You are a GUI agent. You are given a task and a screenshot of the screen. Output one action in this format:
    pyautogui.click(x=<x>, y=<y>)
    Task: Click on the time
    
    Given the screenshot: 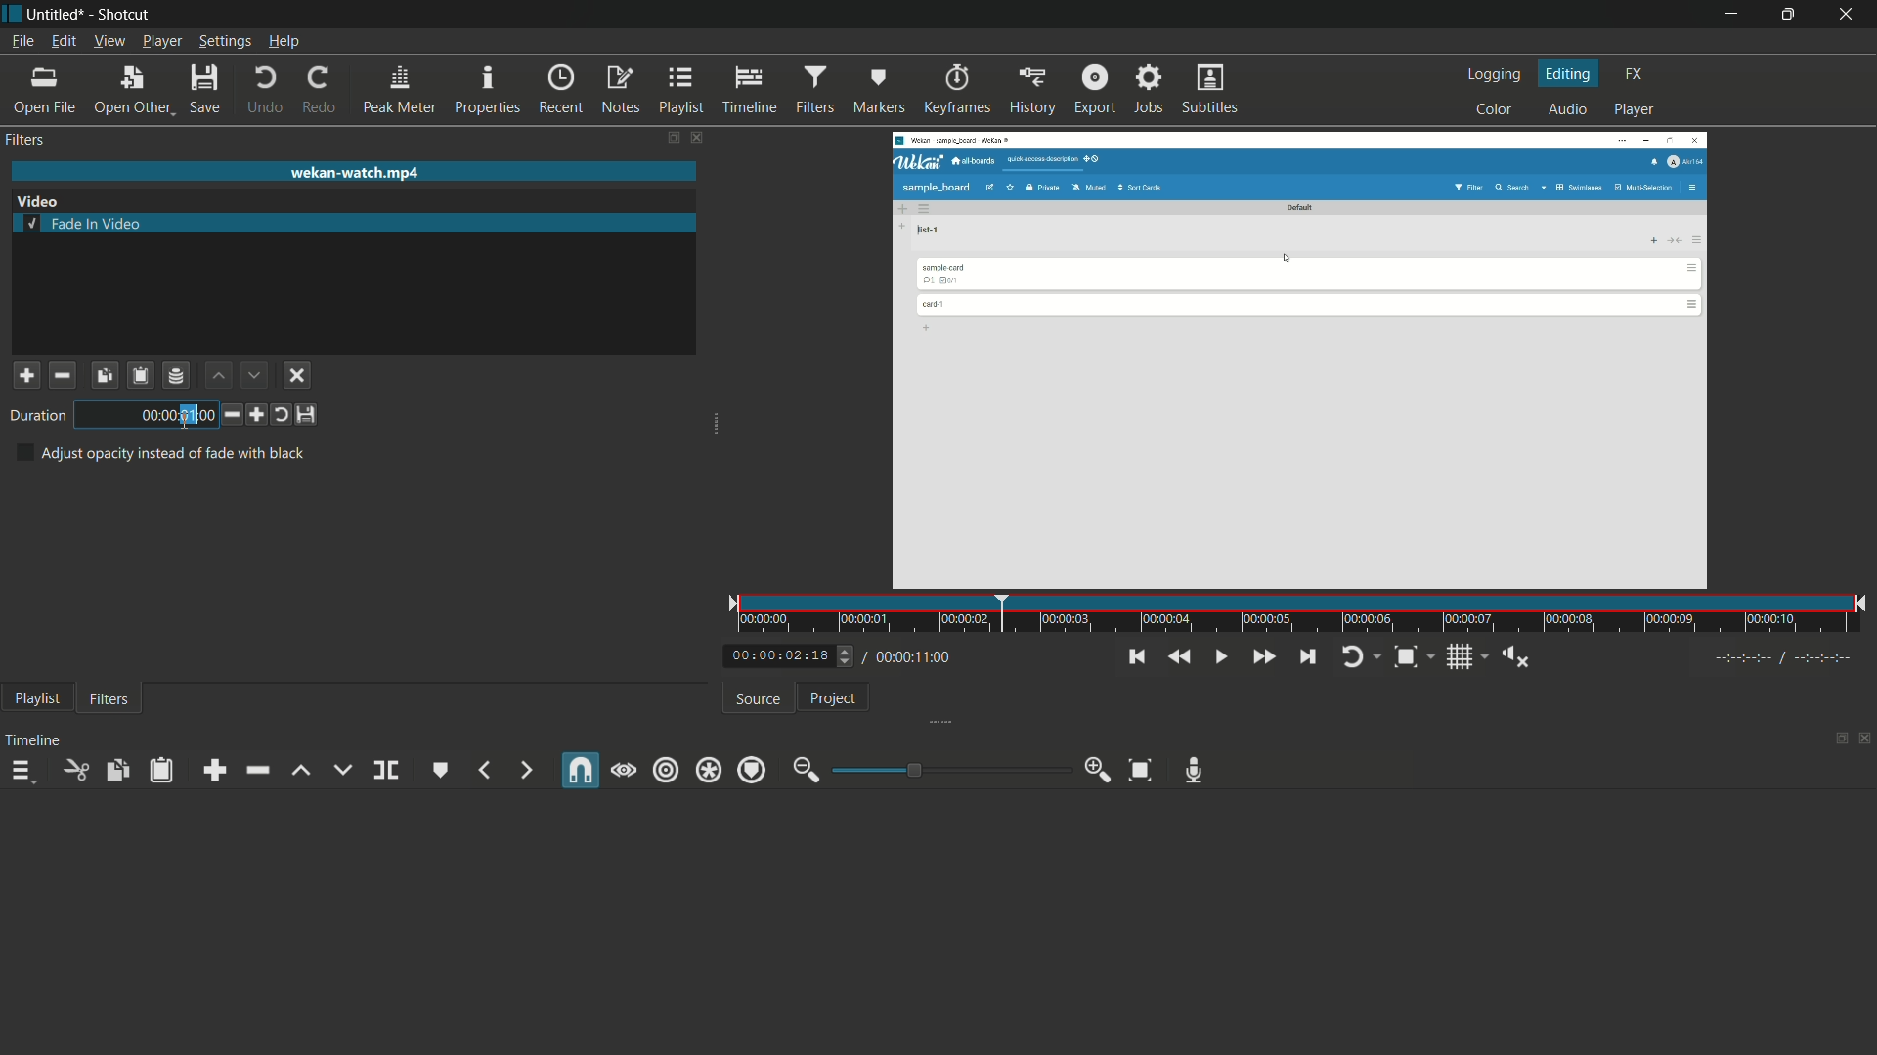 What is the action you would take?
    pyautogui.click(x=1302, y=614)
    